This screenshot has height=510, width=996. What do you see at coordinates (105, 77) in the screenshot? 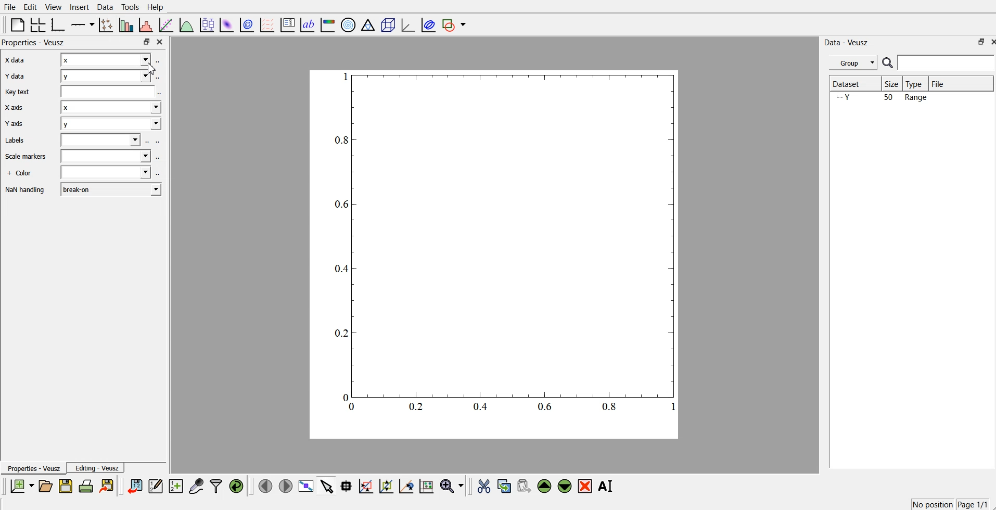
I see `y` at bounding box center [105, 77].